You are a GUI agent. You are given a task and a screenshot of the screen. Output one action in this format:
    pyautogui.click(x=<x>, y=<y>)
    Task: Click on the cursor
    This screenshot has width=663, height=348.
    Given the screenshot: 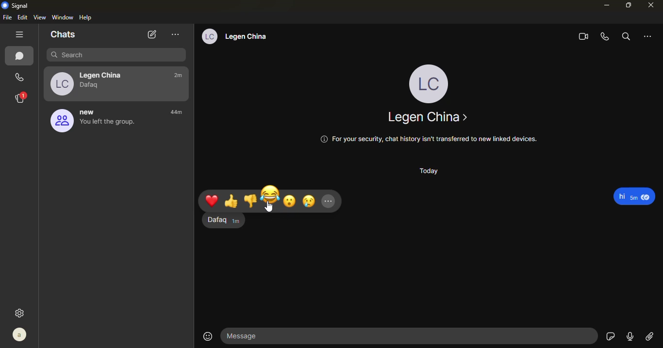 What is the action you would take?
    pyautogui.click(x=269, y=207)
    